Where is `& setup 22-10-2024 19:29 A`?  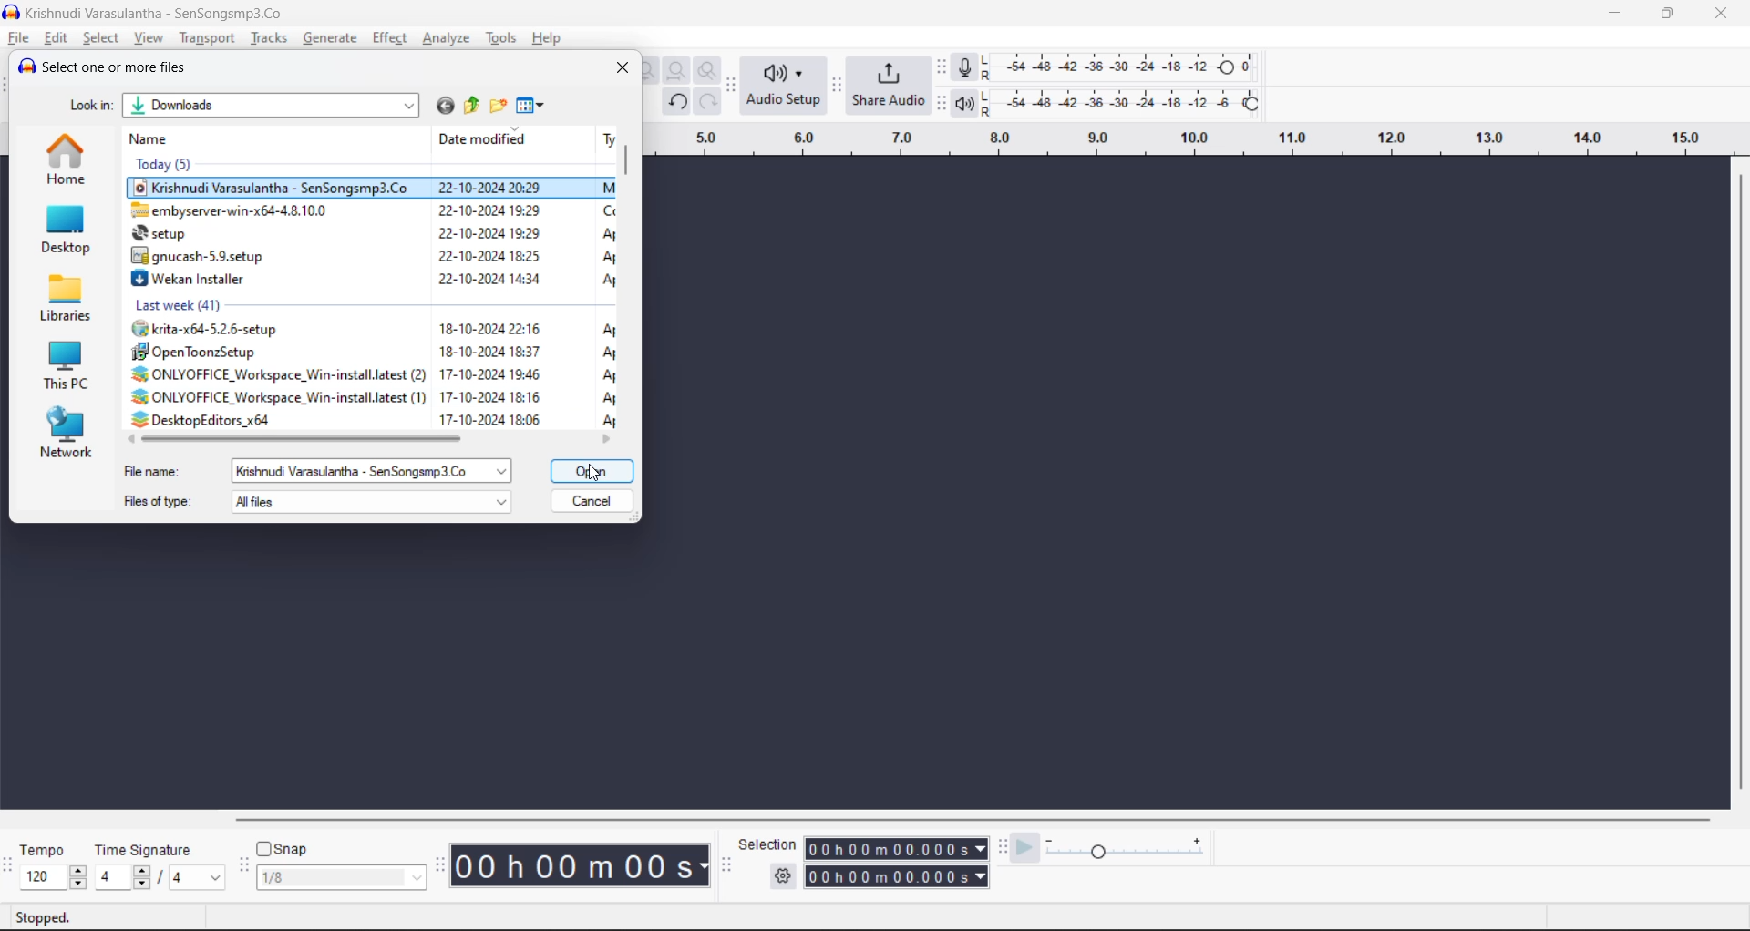
& setup 22-10-2024 19:29 A is located at coordinates (371, 231).